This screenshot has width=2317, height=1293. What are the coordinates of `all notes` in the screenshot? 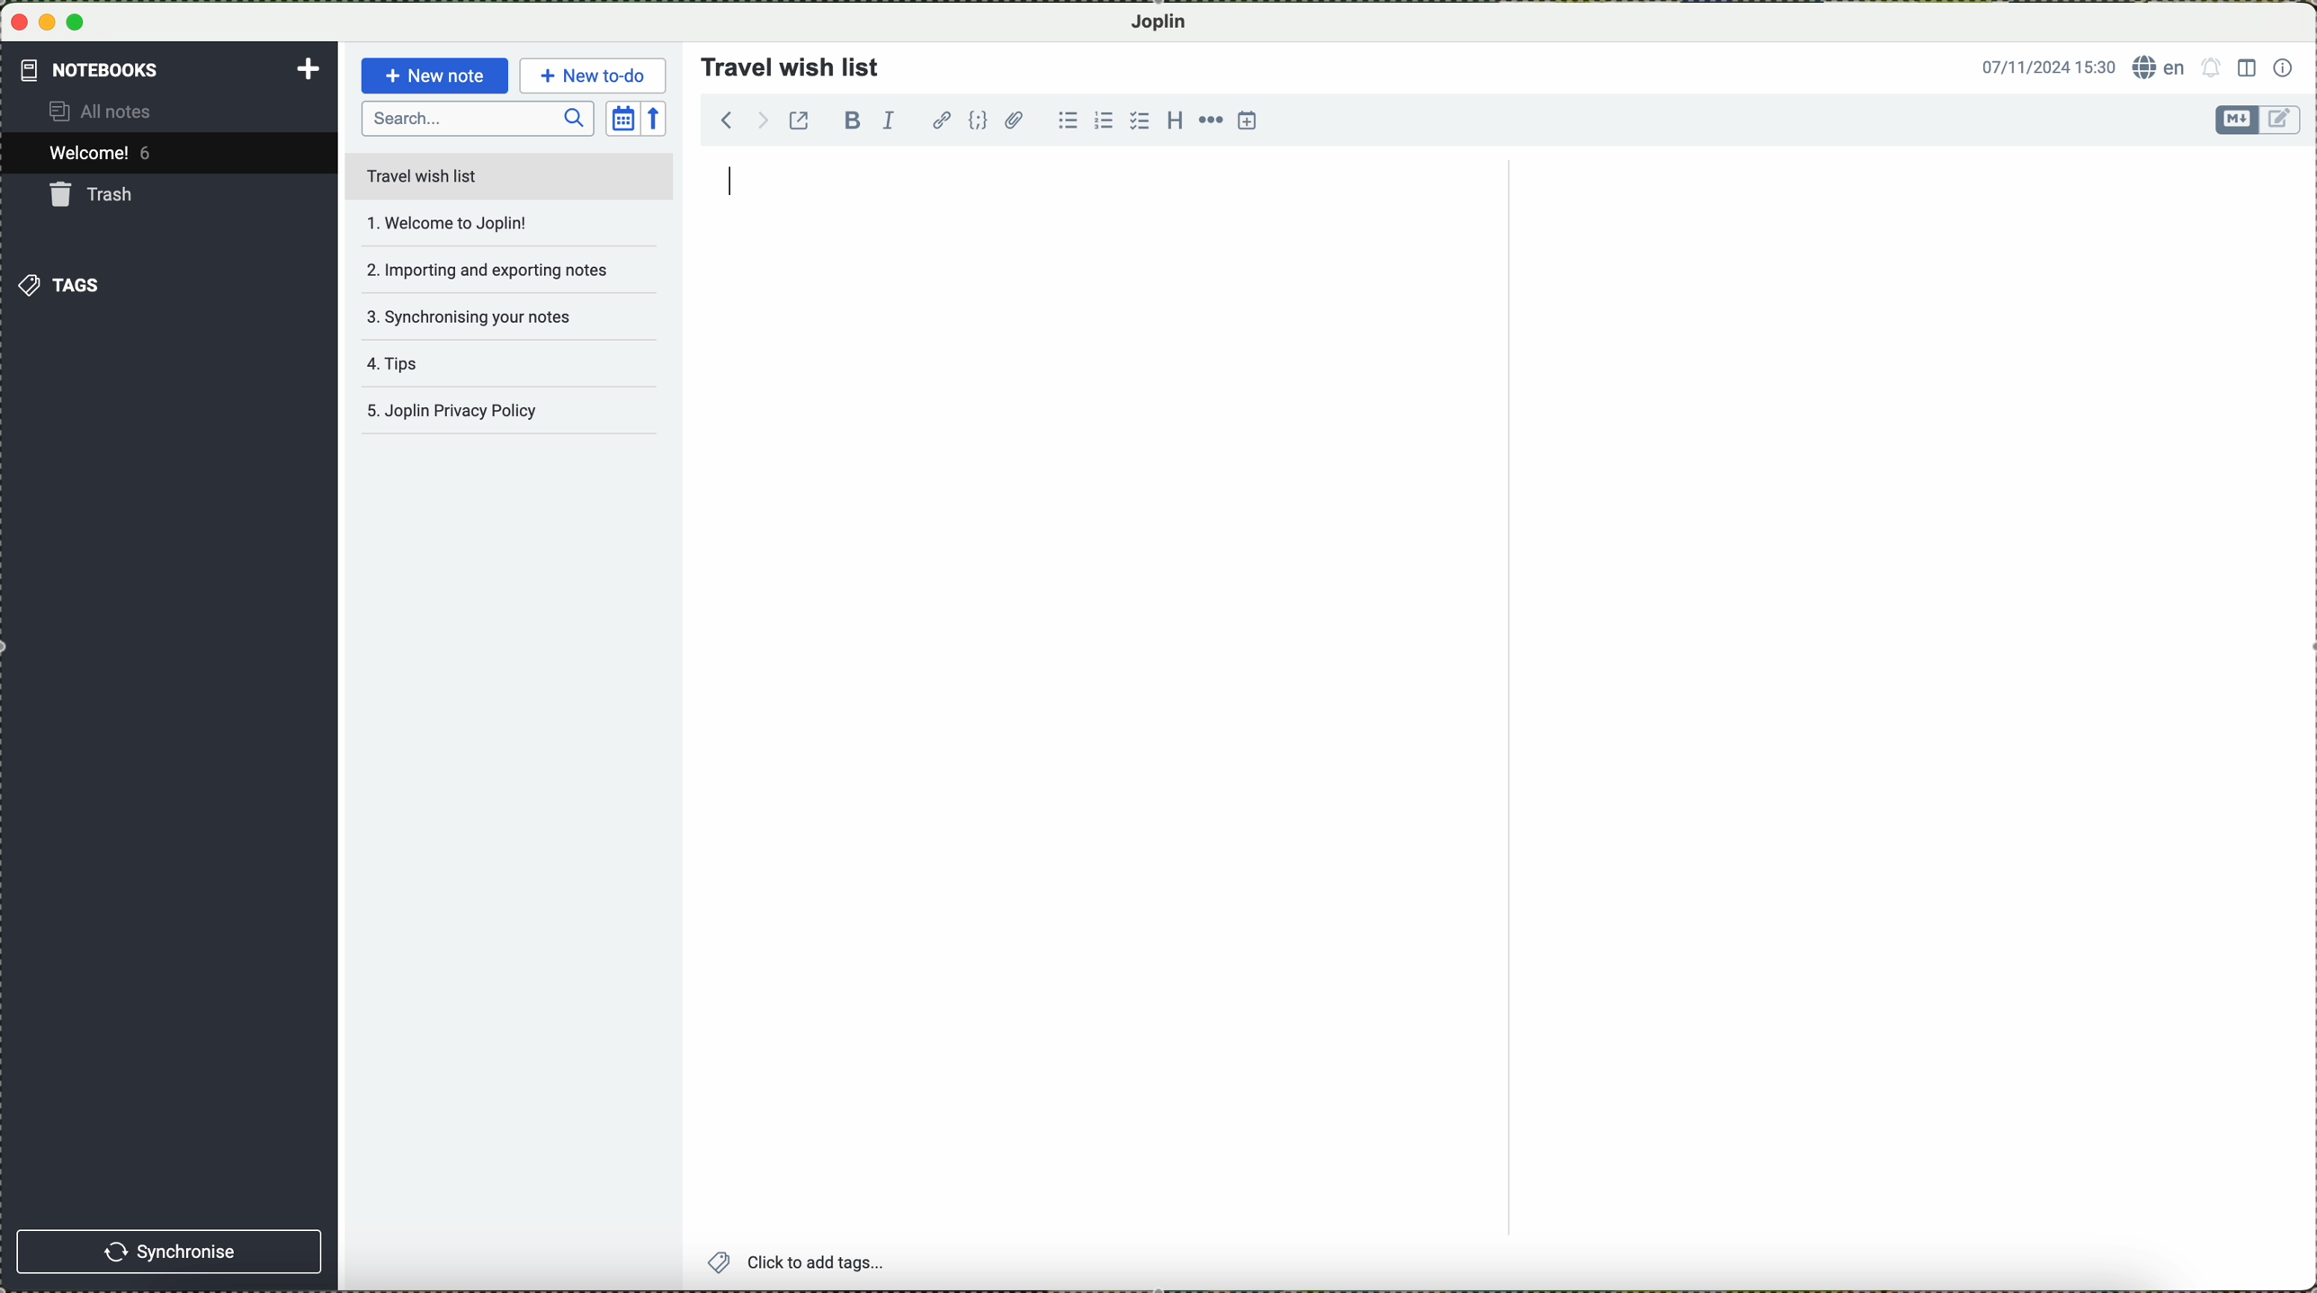 It's located at (116, 112).